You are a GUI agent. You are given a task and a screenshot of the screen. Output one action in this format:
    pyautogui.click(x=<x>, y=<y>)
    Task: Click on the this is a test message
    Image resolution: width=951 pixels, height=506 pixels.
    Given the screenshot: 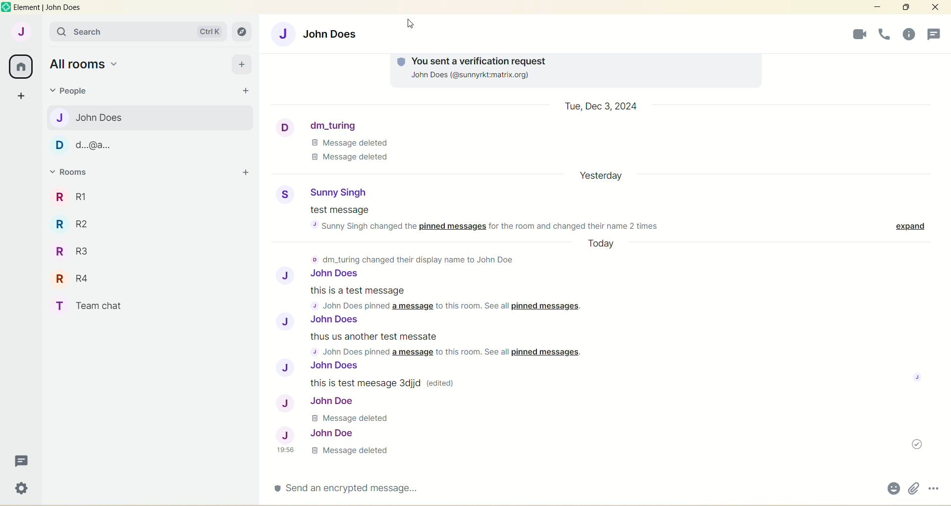 What is the action you would take?
    pyautogui.click(x=456, y=299)
    